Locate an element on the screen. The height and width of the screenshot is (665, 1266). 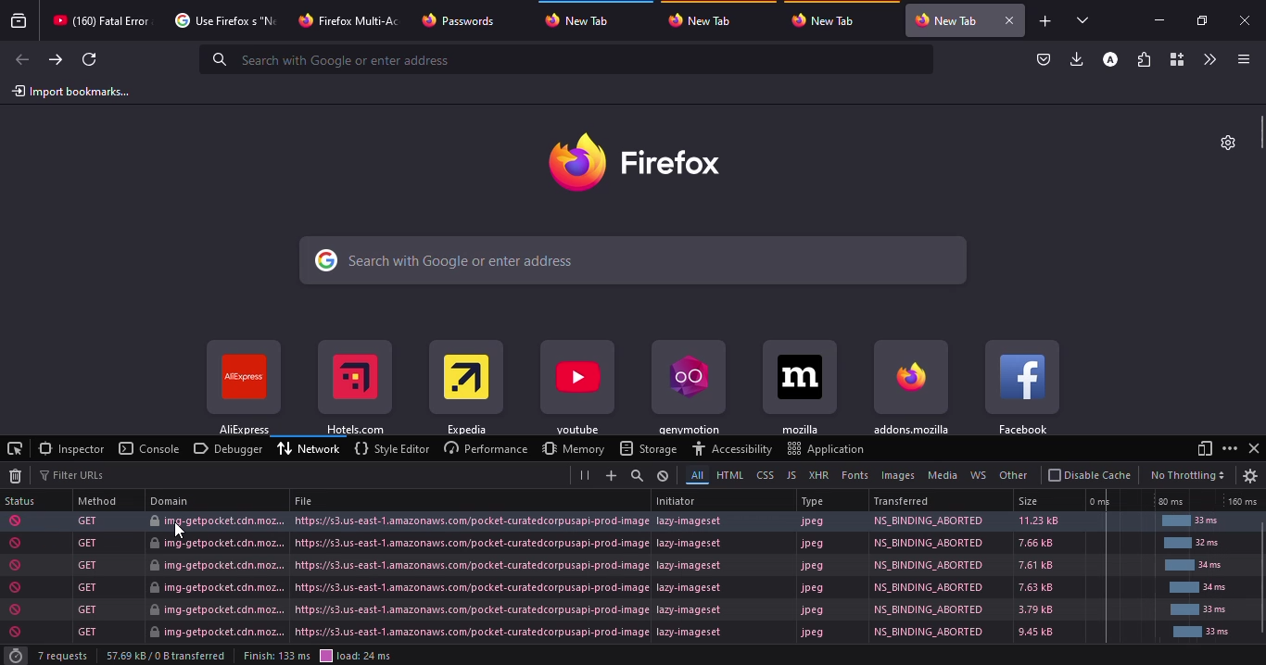
shortcuts is located at coordinates (578, 389).